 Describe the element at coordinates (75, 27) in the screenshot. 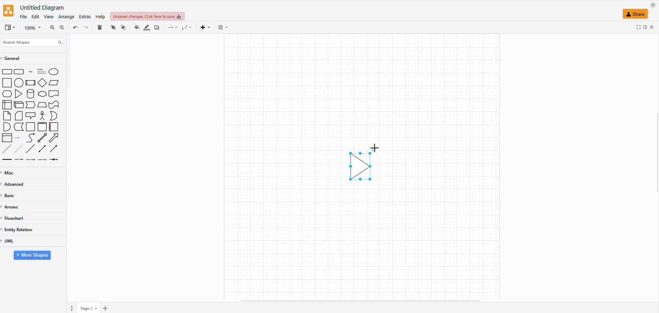

I see `redo` at that location.